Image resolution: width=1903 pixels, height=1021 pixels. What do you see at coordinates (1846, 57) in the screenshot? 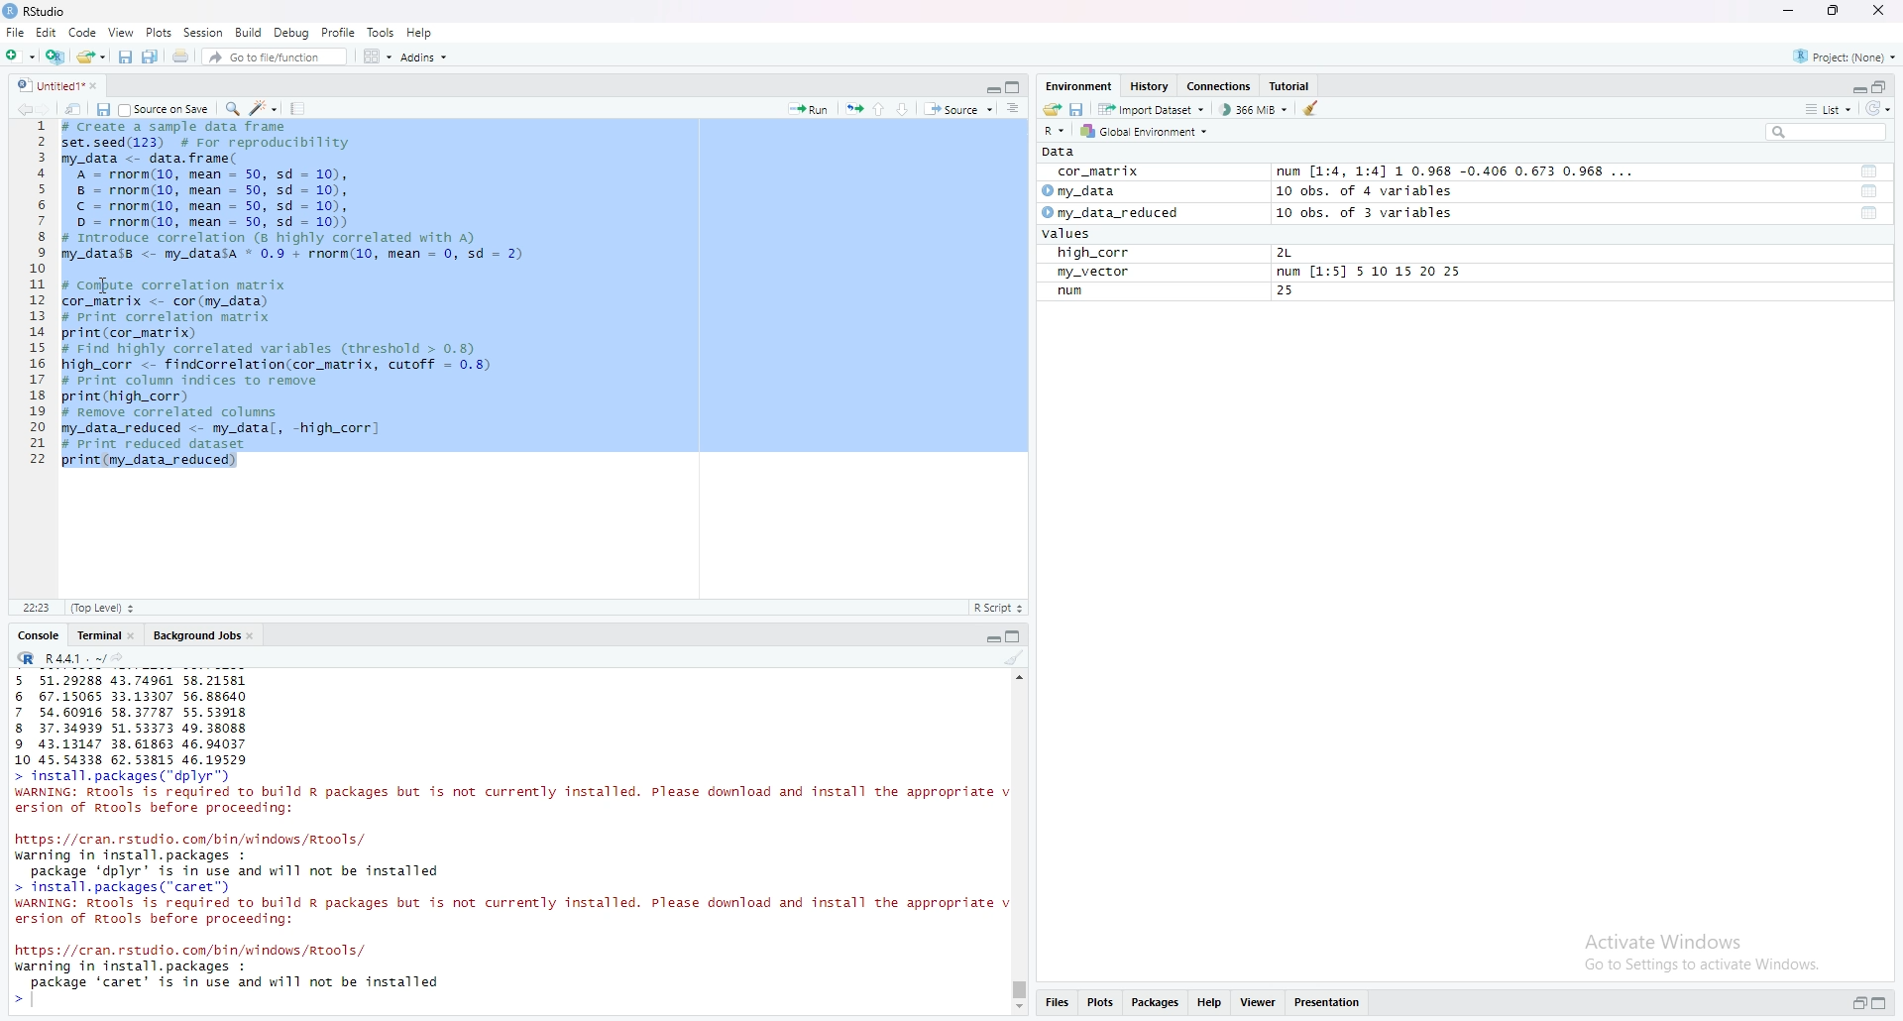
I see `Project: (None)` at bounding box center [1846, 57].